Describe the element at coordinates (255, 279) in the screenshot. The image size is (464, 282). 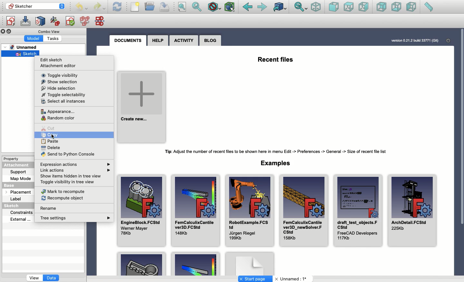
I see `Start page` at that location.